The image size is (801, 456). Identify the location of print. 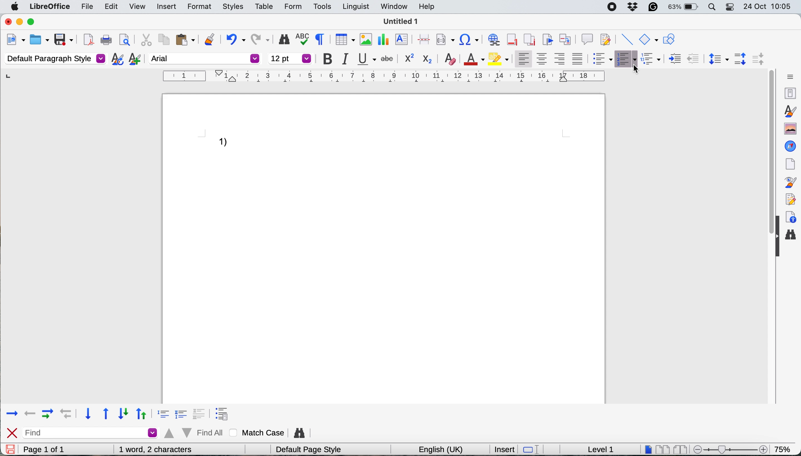
(107, 40).